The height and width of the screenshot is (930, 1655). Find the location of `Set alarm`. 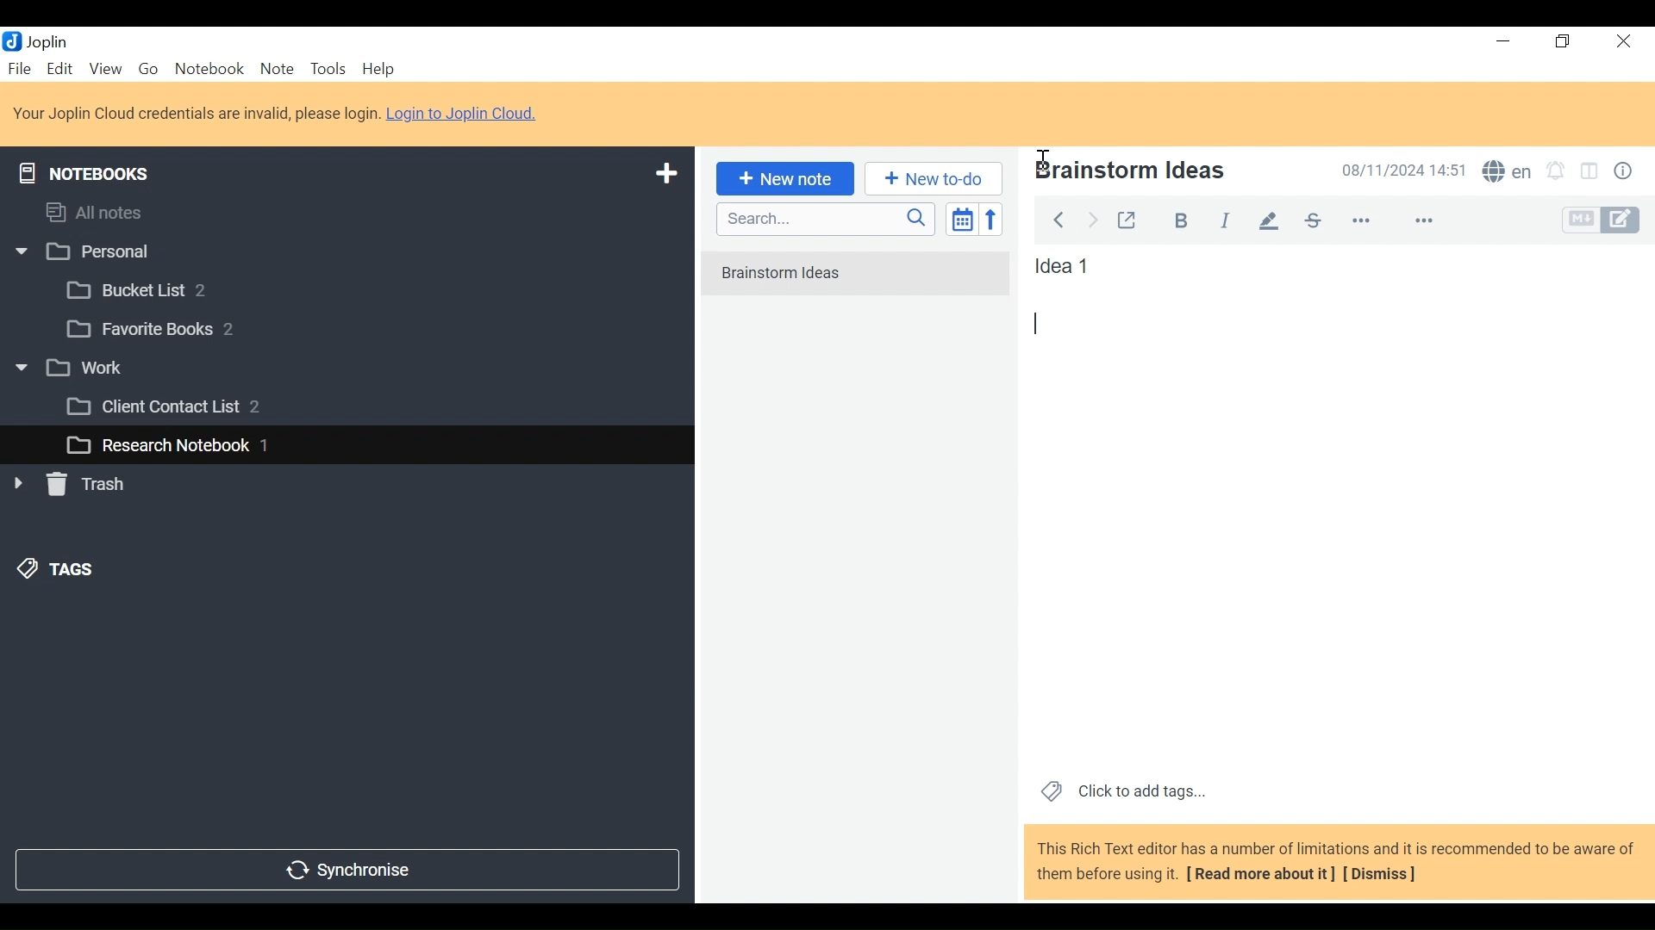

Set alarm is located at coordinates (1556, 173).